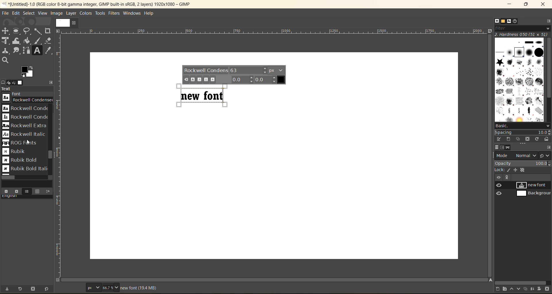 The image size is (552, 294). What do you see at coordinates (523, 126) in the screenshot?
I see `basic` at bounding box center [523, 126].